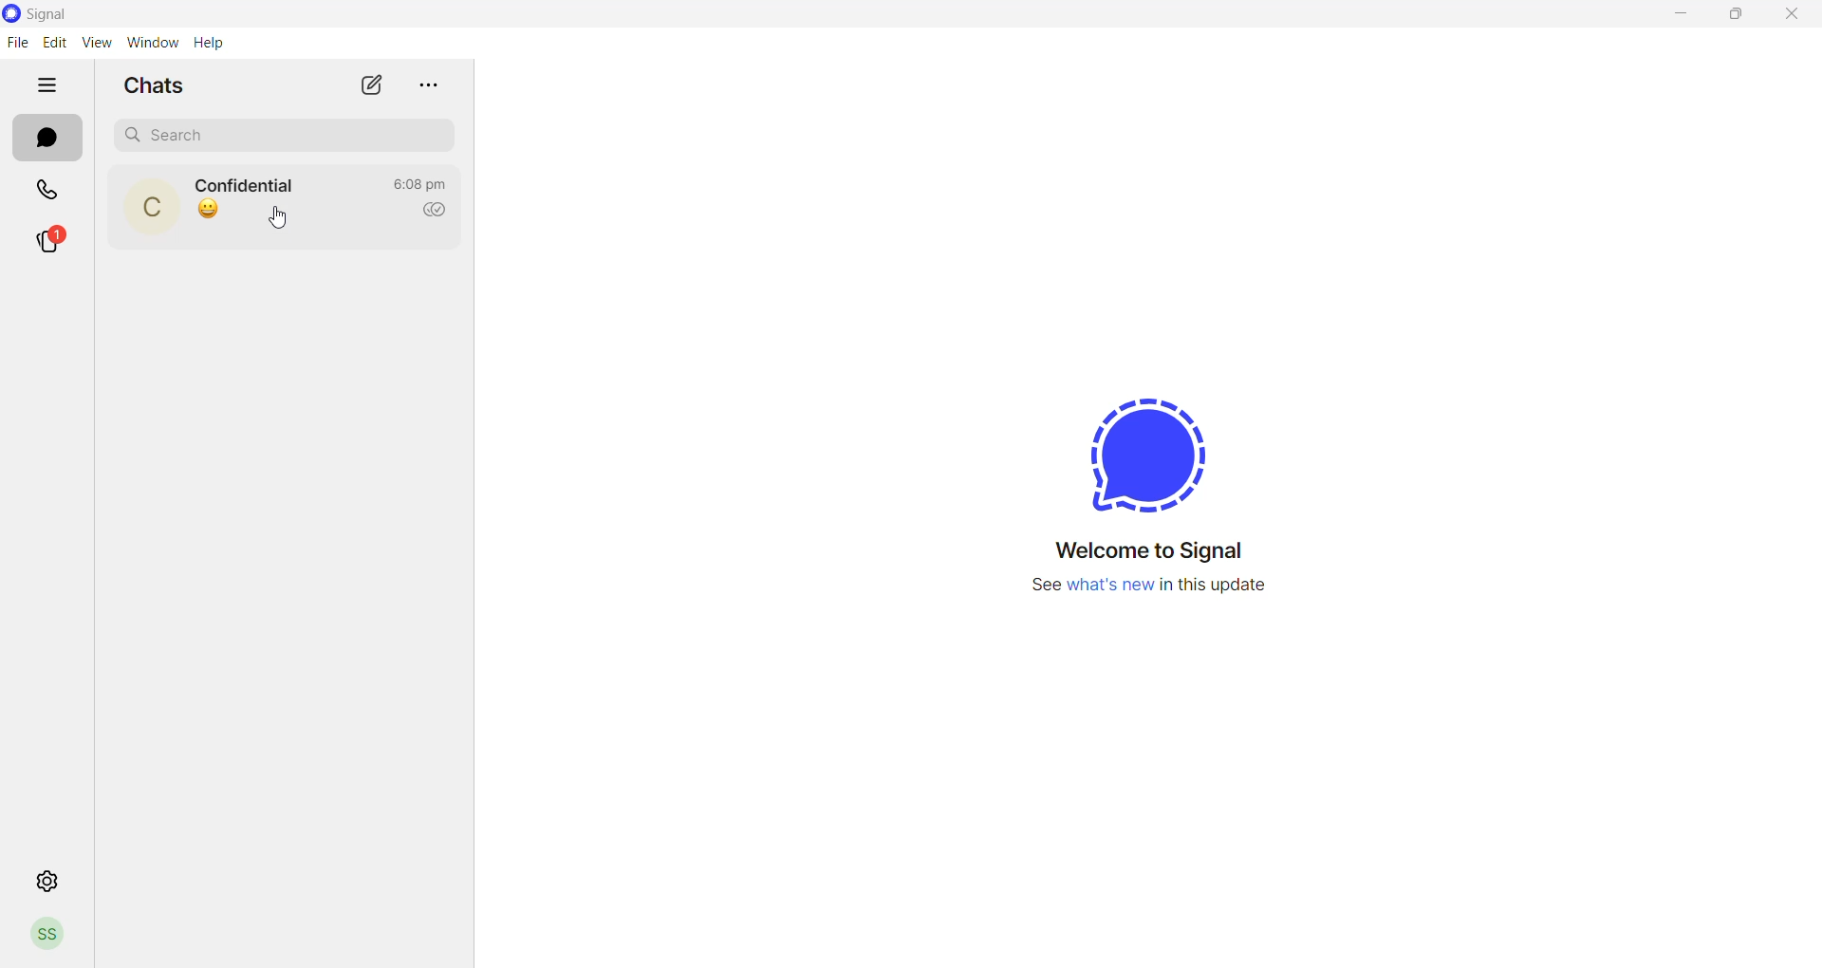  What do you see at coordinates (214, 213) in the screenshot?
I see `last message` at bounding box center [214, 213].